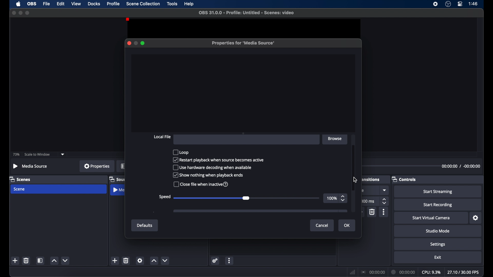 The width and height of the screenshot is (493, 277). I want to click on add, so click(115, 260).